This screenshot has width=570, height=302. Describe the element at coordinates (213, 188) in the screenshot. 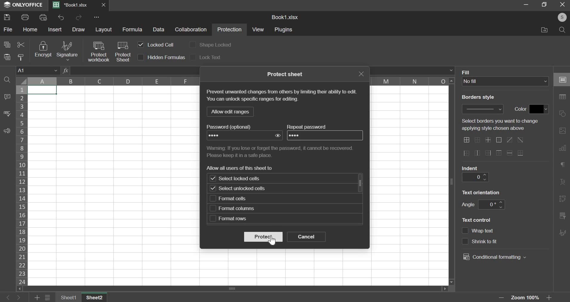

I see `checkbox` at that location.